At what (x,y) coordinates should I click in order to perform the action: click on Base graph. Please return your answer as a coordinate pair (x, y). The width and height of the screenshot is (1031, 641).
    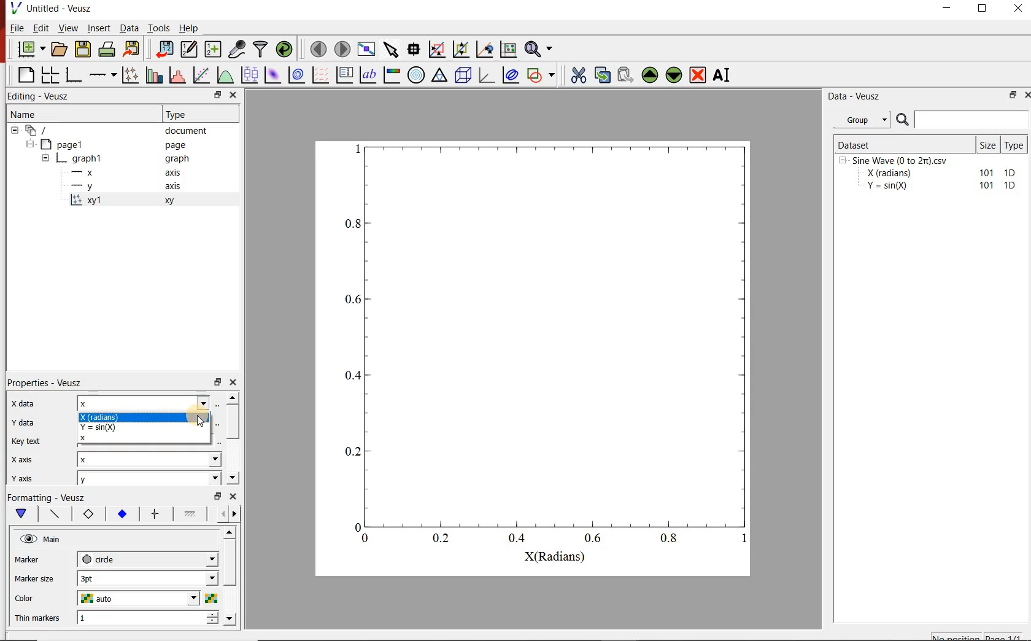
    Looking at the image, I should click on (74, 75).